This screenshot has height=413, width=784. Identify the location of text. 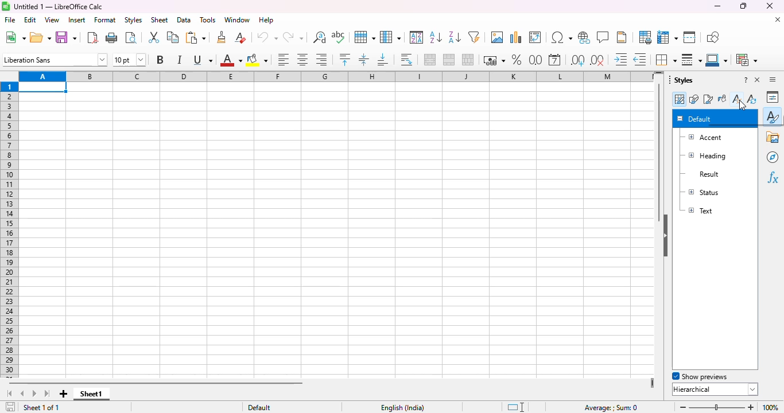
(698, 210).